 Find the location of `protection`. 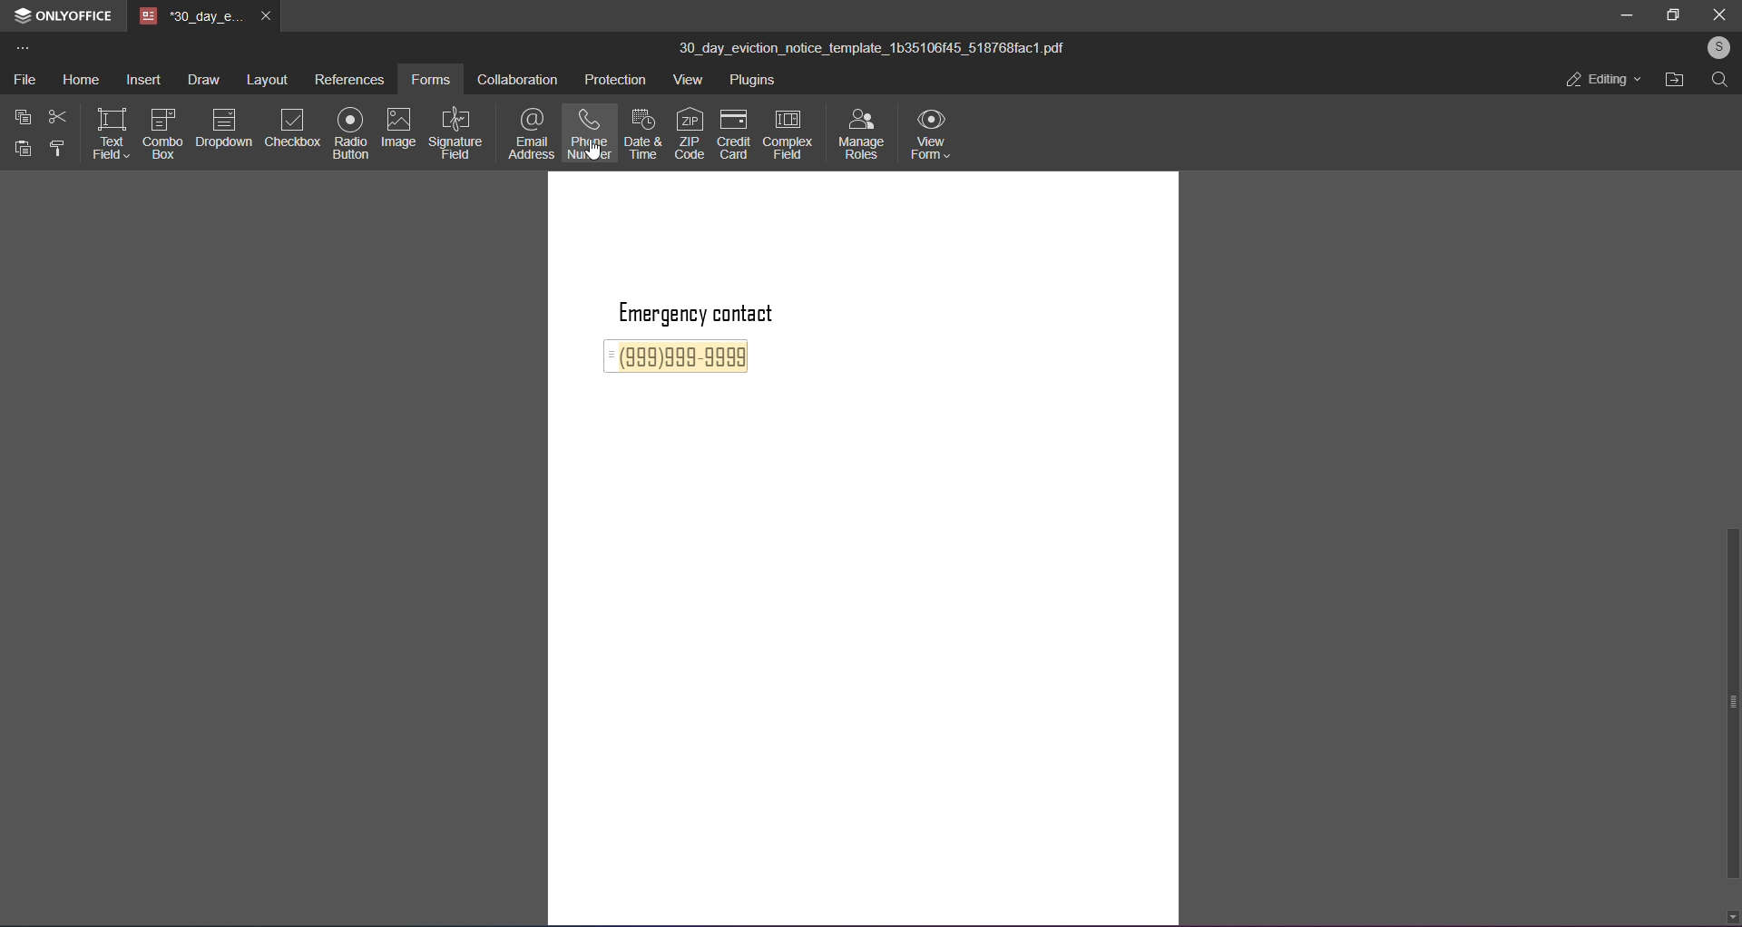

protection is located at coordinates (616, 80).